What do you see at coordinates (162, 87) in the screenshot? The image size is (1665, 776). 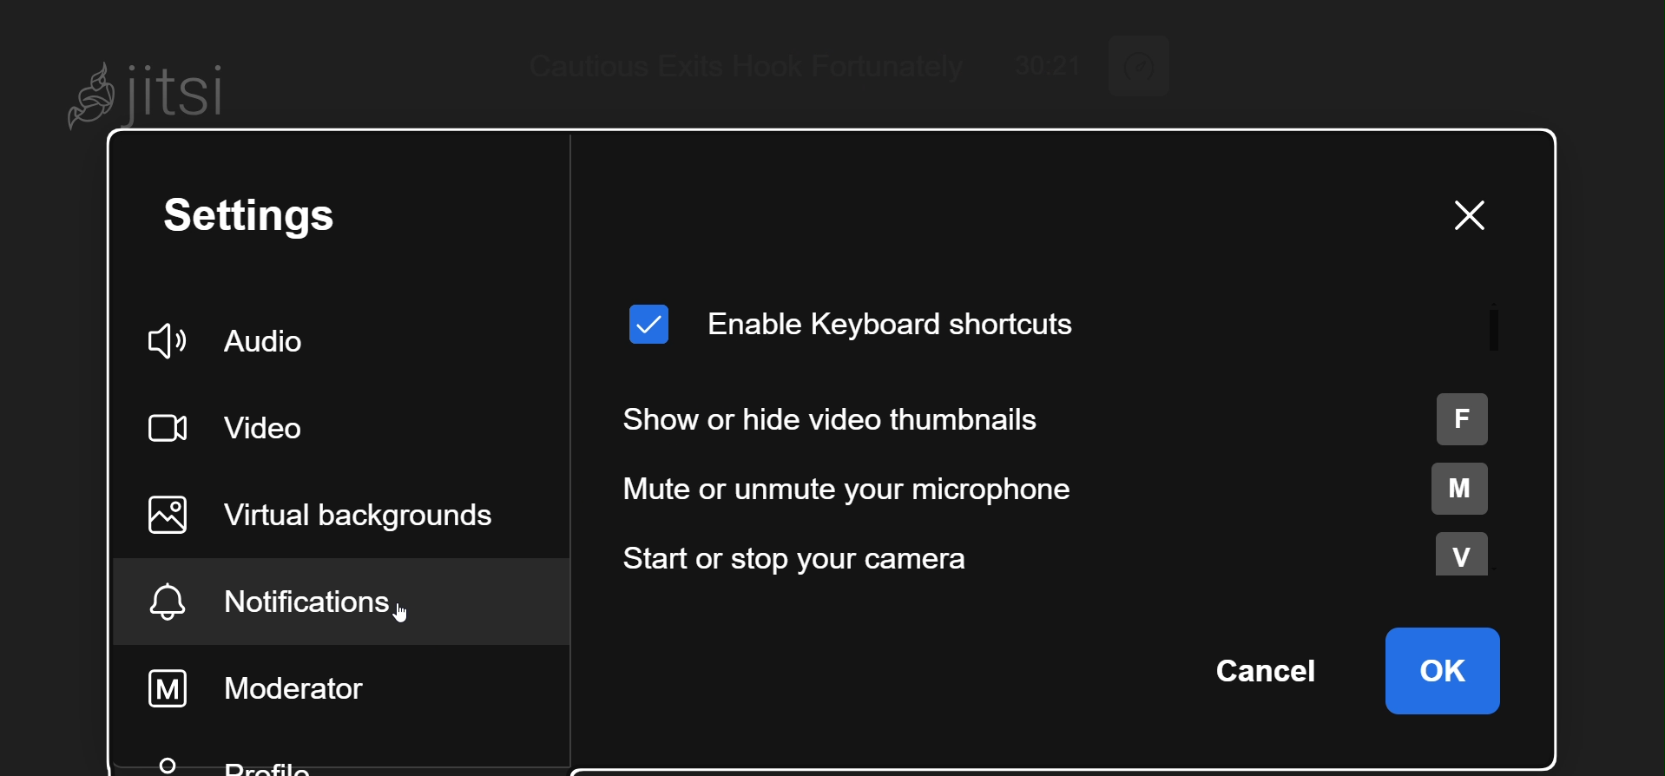 I see `Jitsi` at bounding box center [162, 87].